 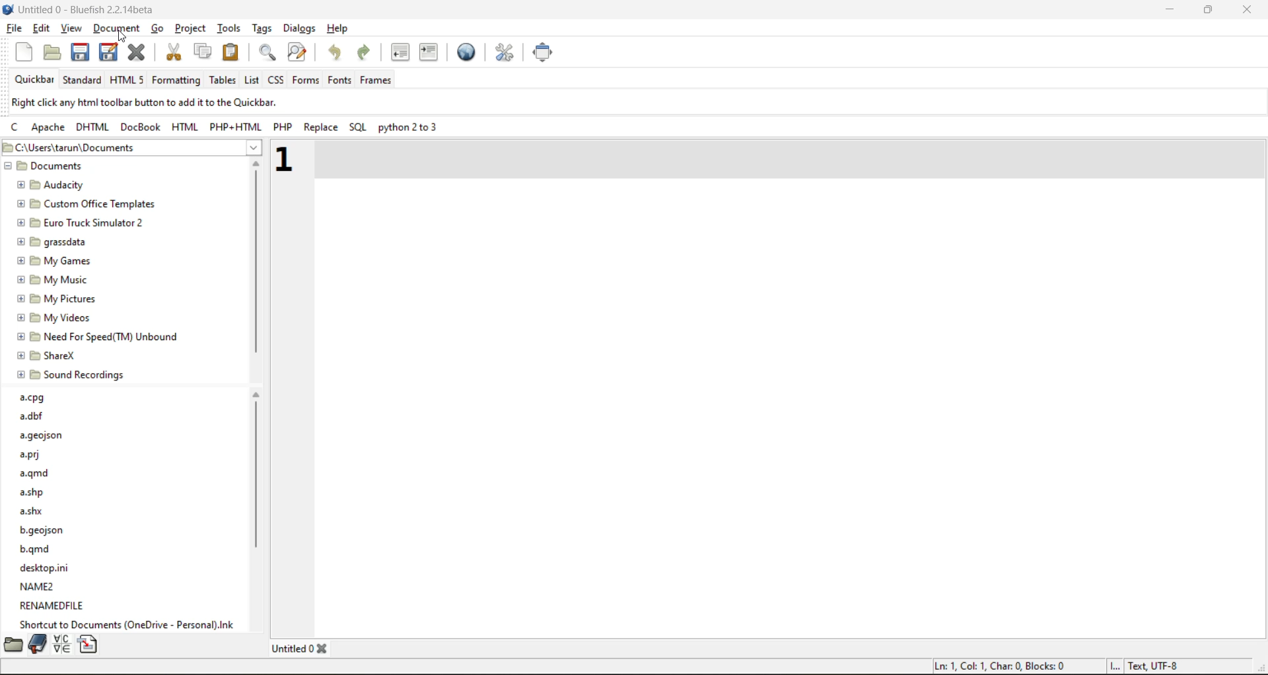 What do you see at coordinates (59, 300) in the screenshot?
I see `my pictures` at bounding box center [59, 300].